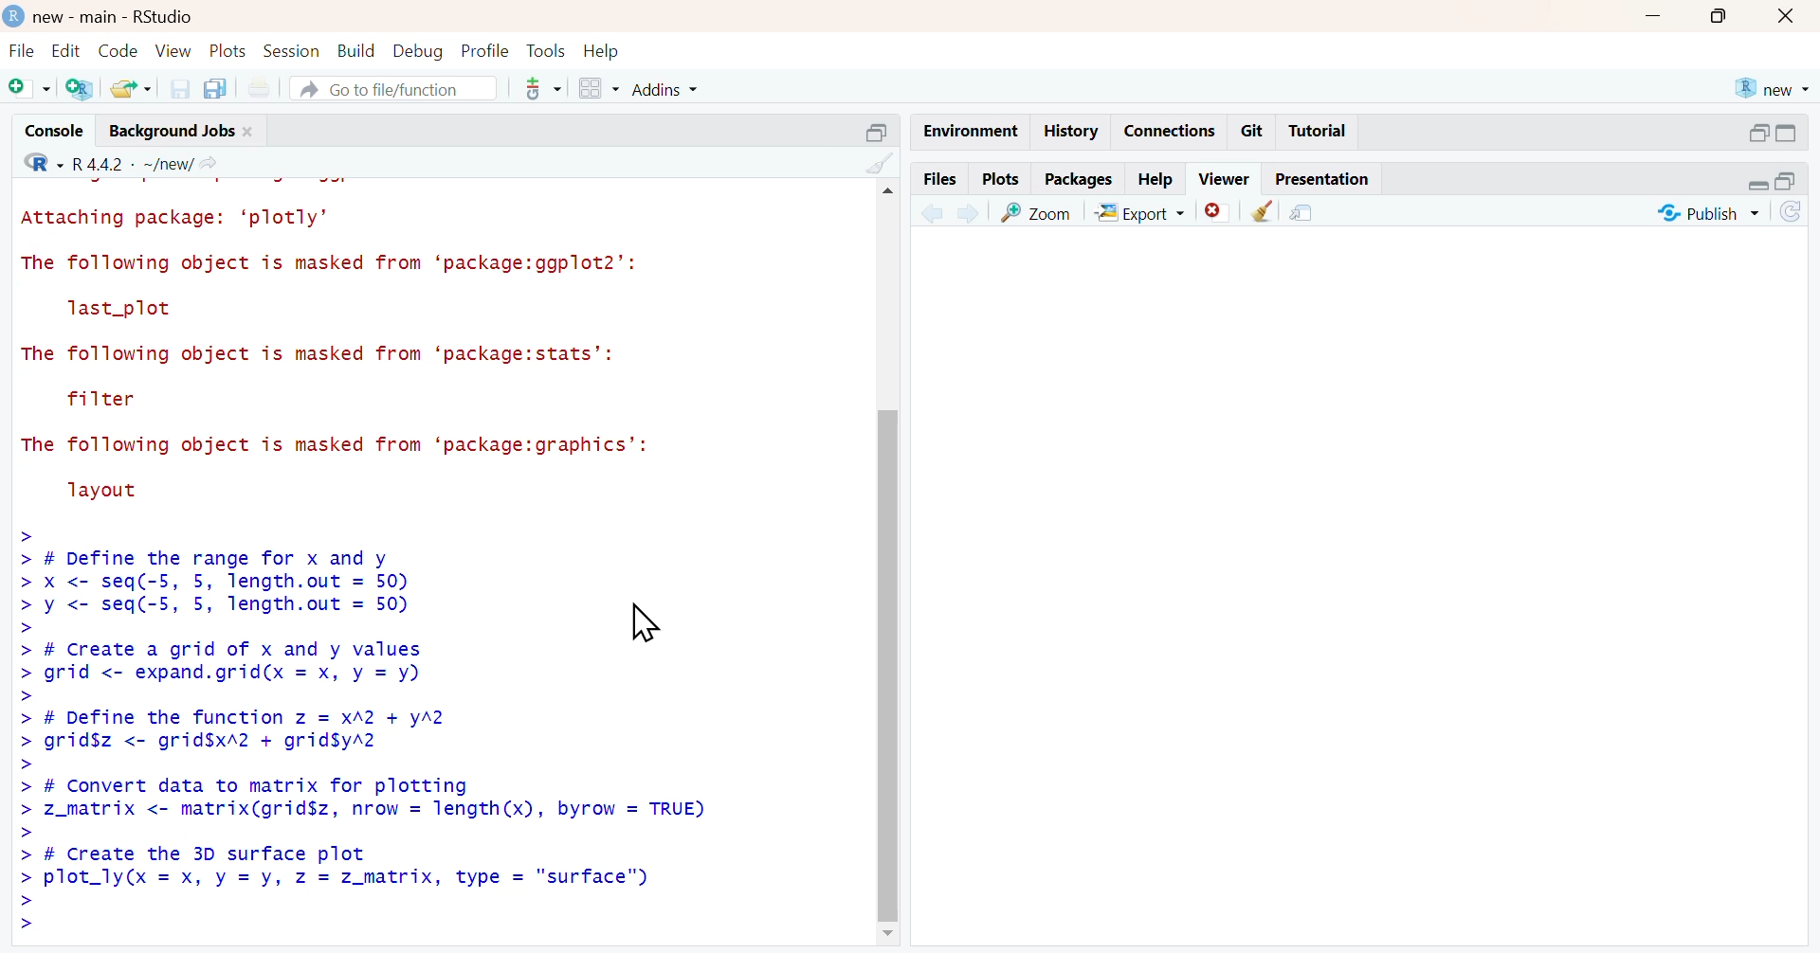 The image size is (1820, 953). What do you see at coordinates (124, 310) in the screenshot?
I see `last_plot` at bounding box center [124, 310].